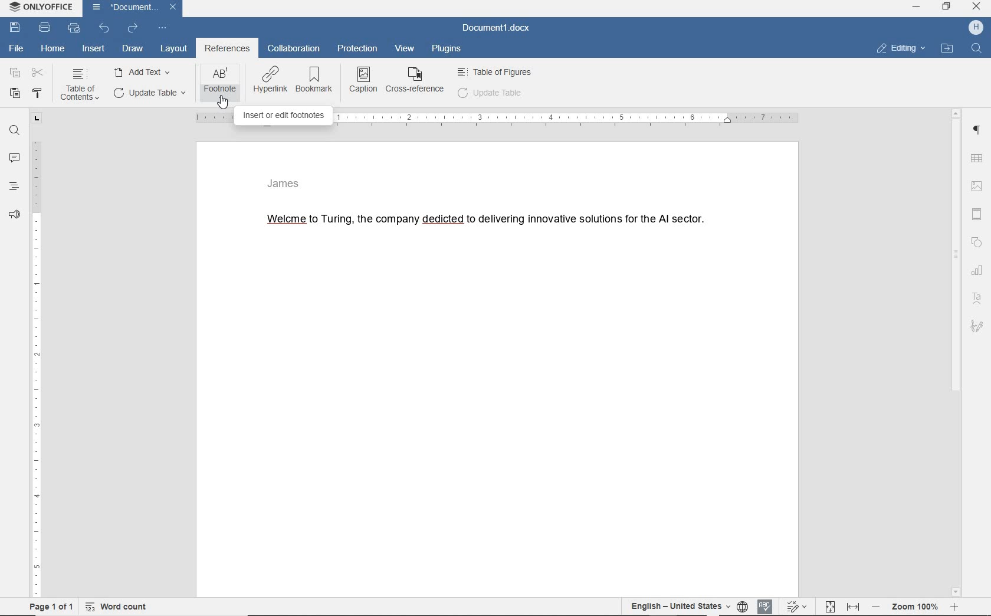 This screenshot has height=616, width=991. I want to click on word count, so click(118, 608).